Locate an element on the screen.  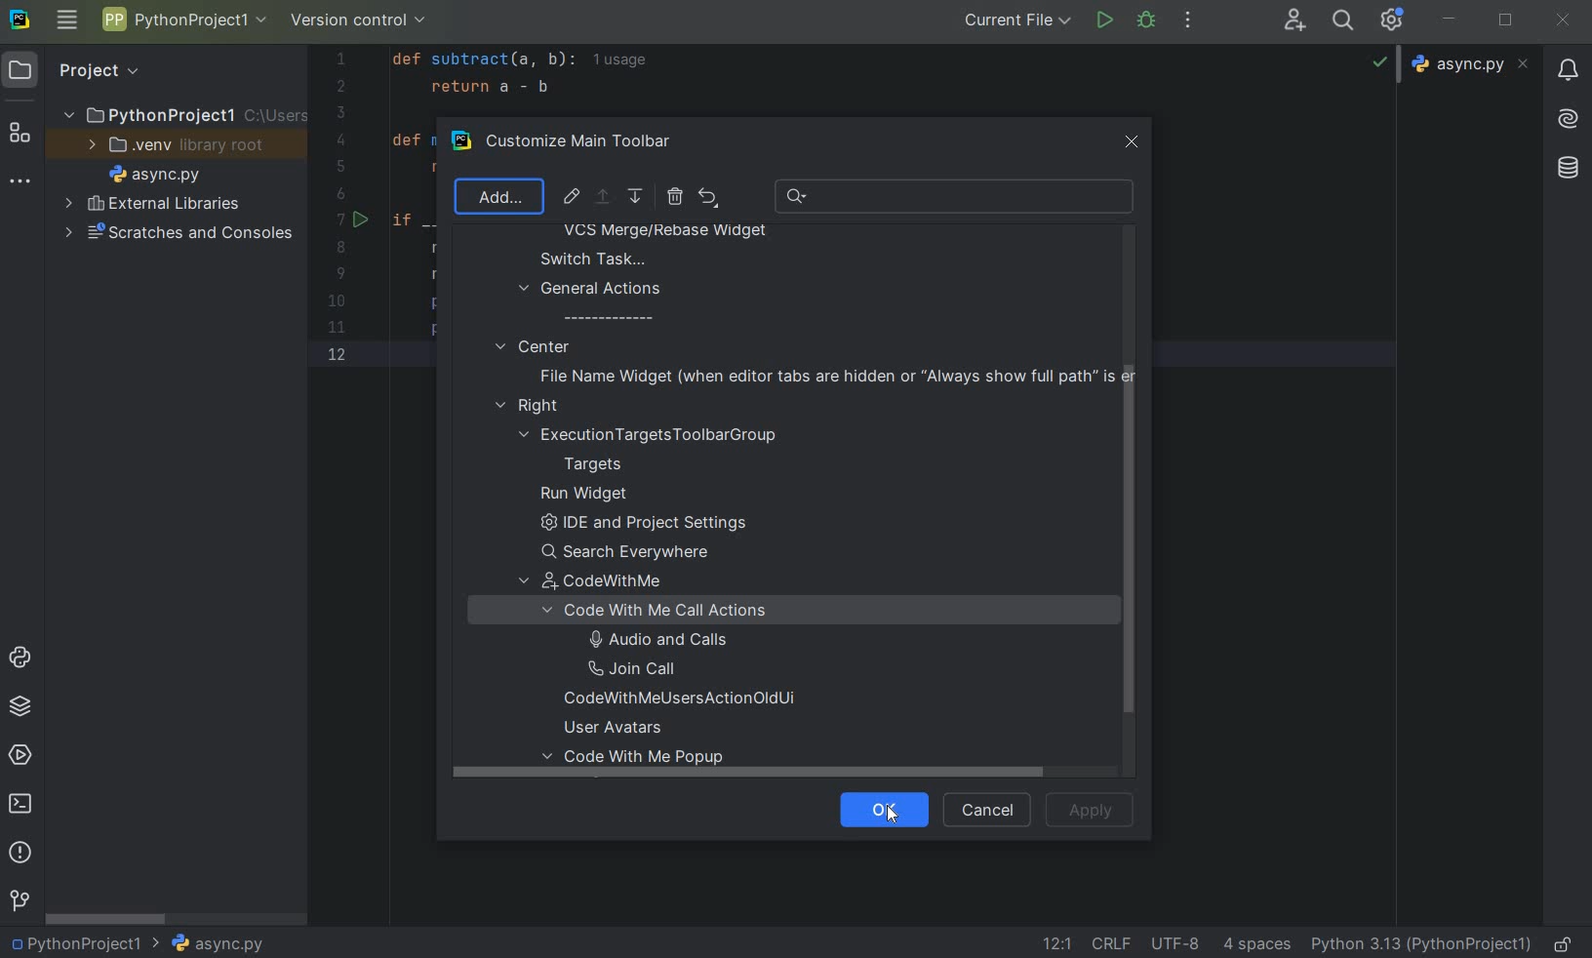
close window is located at coordinates (1134, 139).